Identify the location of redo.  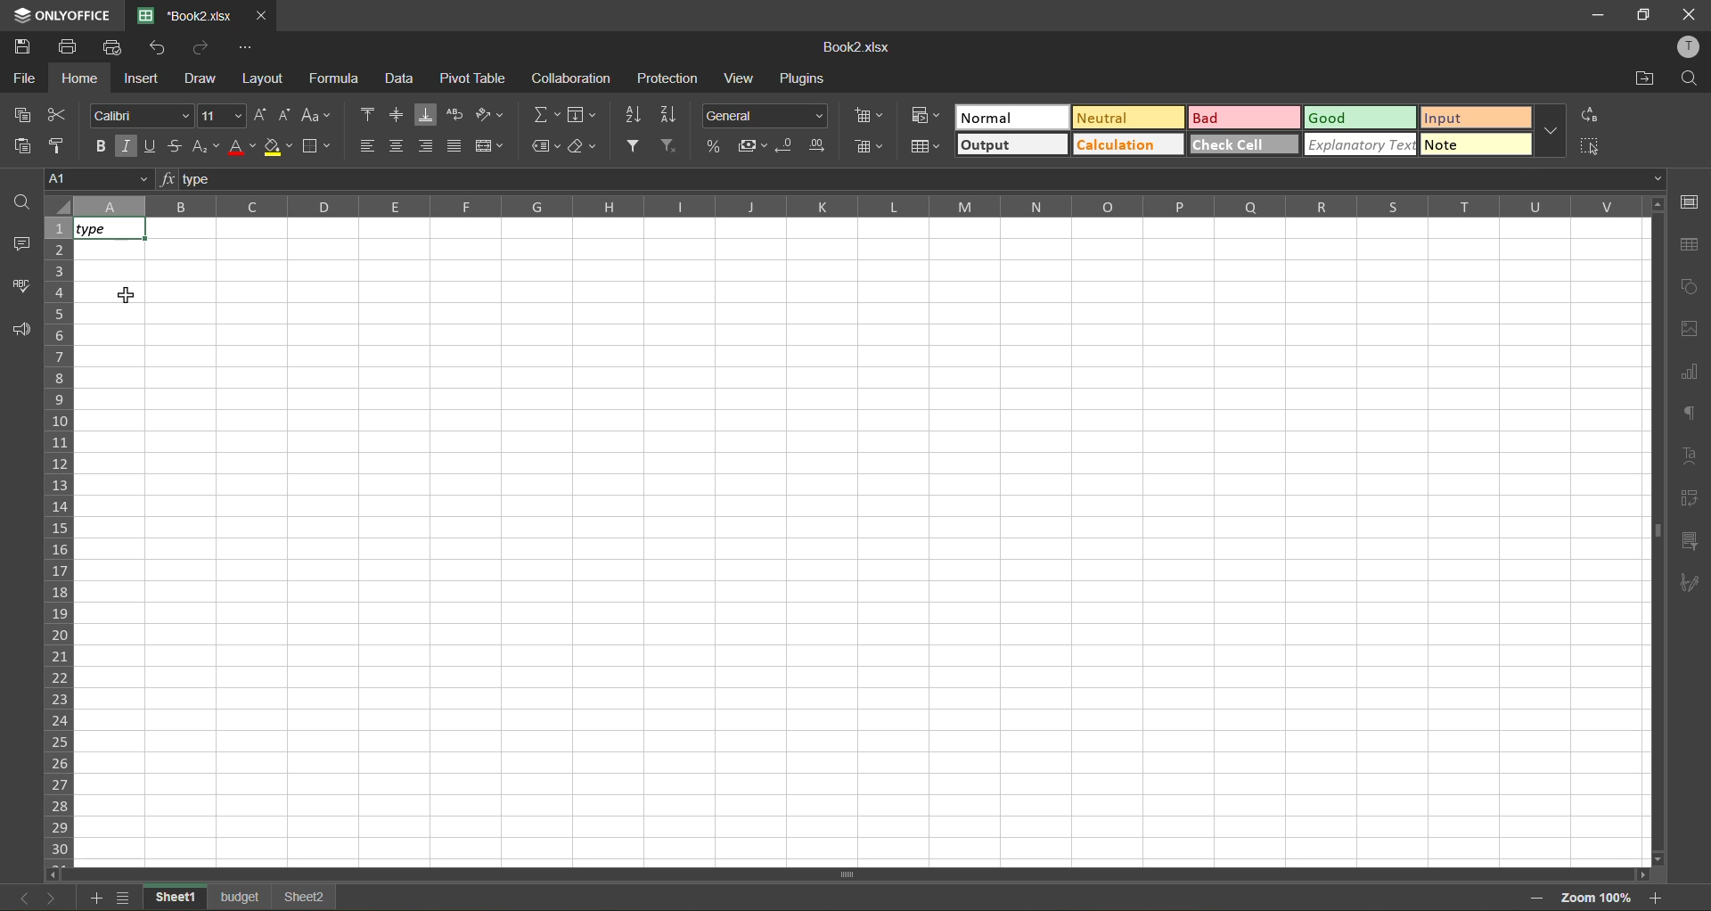
(203, 48).